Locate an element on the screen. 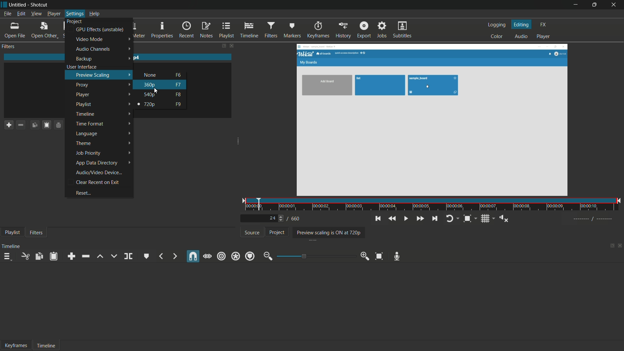  quickly play backward is located at coordinates (393, 219).